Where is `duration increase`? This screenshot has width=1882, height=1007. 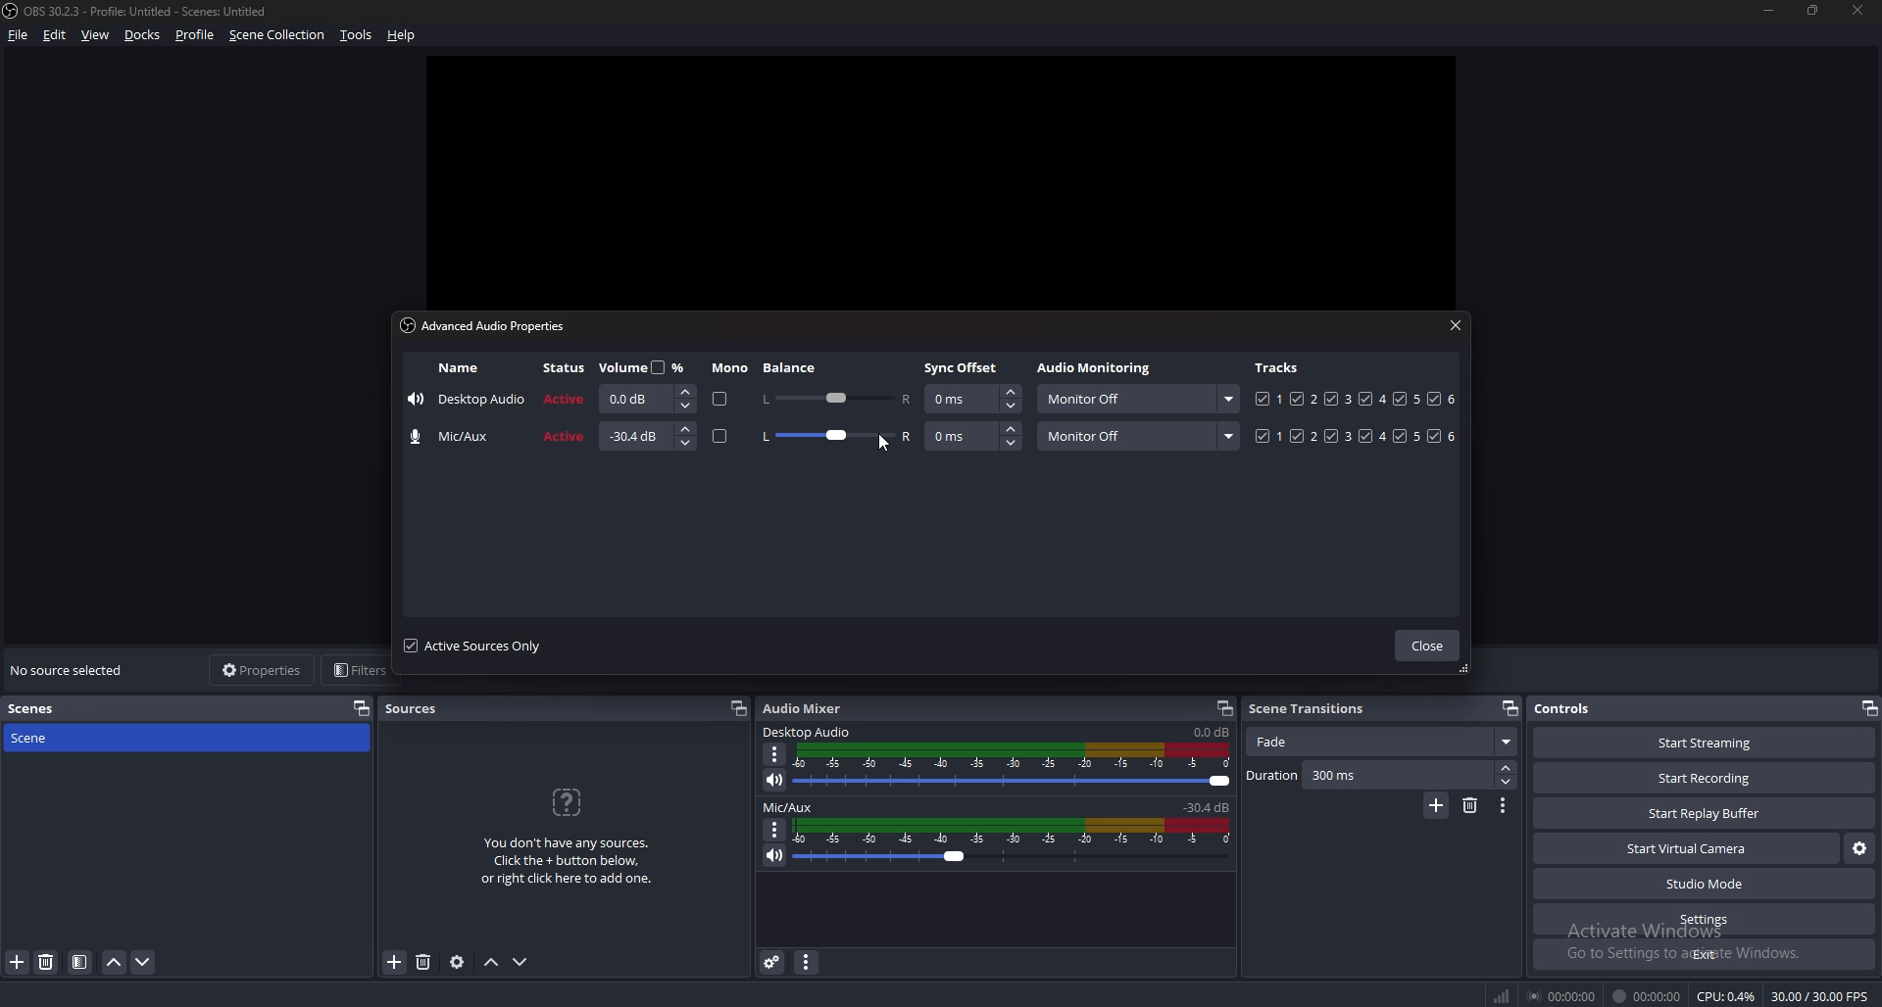
duration increase is located at coordinates (1508, 769).